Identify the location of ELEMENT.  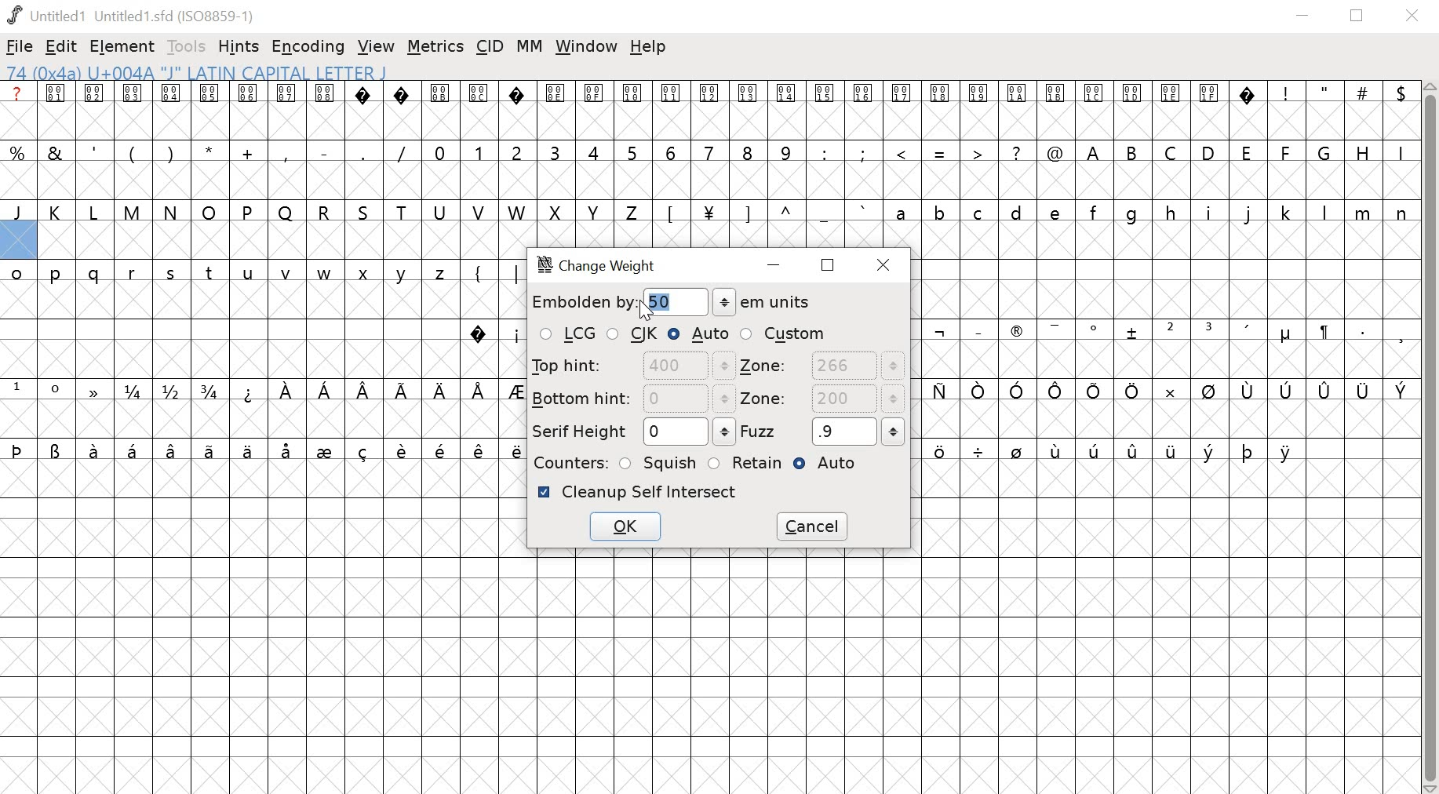
(124, 47).